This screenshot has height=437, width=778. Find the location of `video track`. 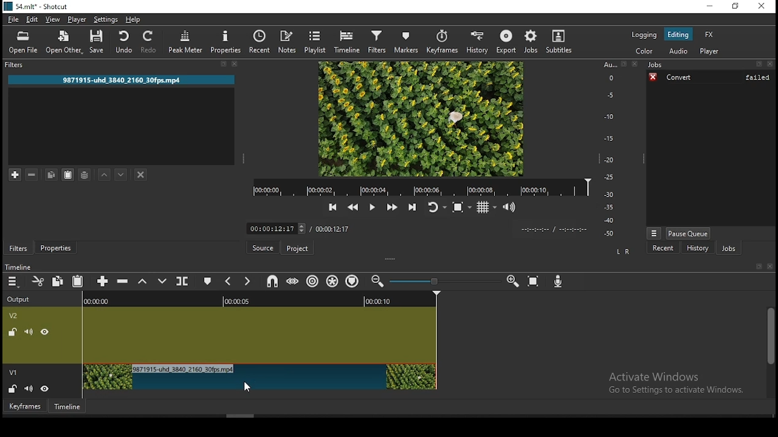

video track is located at coordinates (261, 333).